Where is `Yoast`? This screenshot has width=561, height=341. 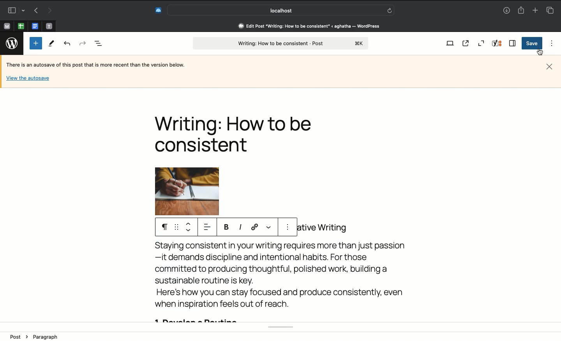
Yoast is located at coordinates (498, 44).